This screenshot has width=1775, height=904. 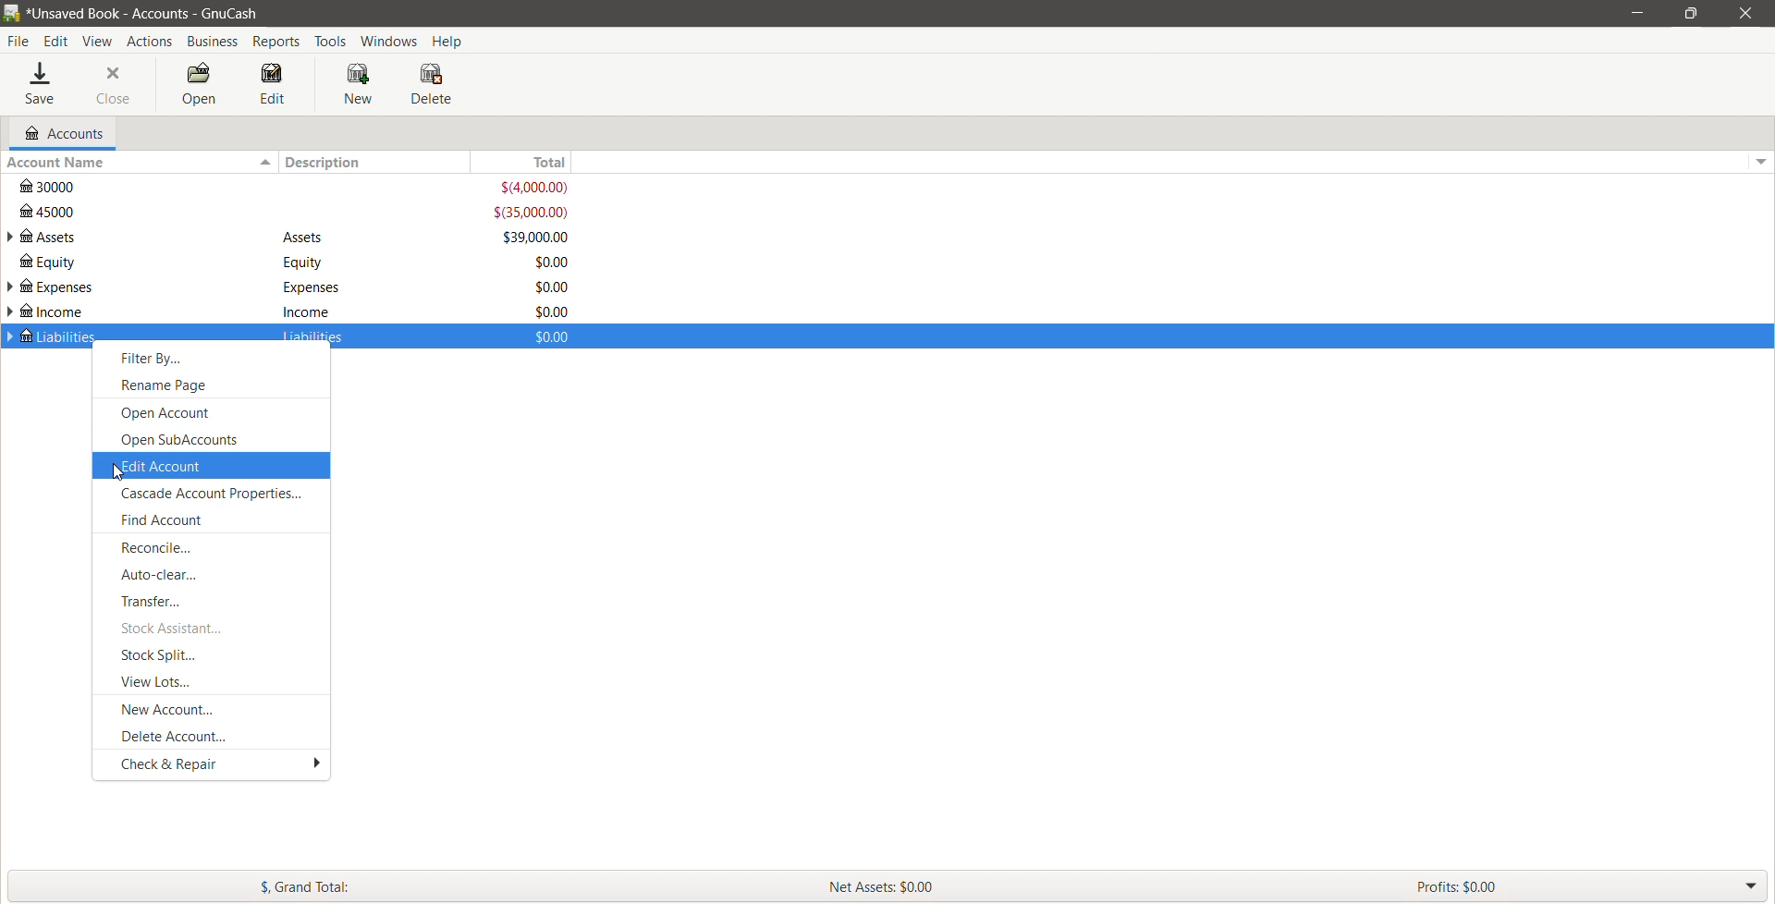 I want to click on Delete Account, so click(x=182, y=736).